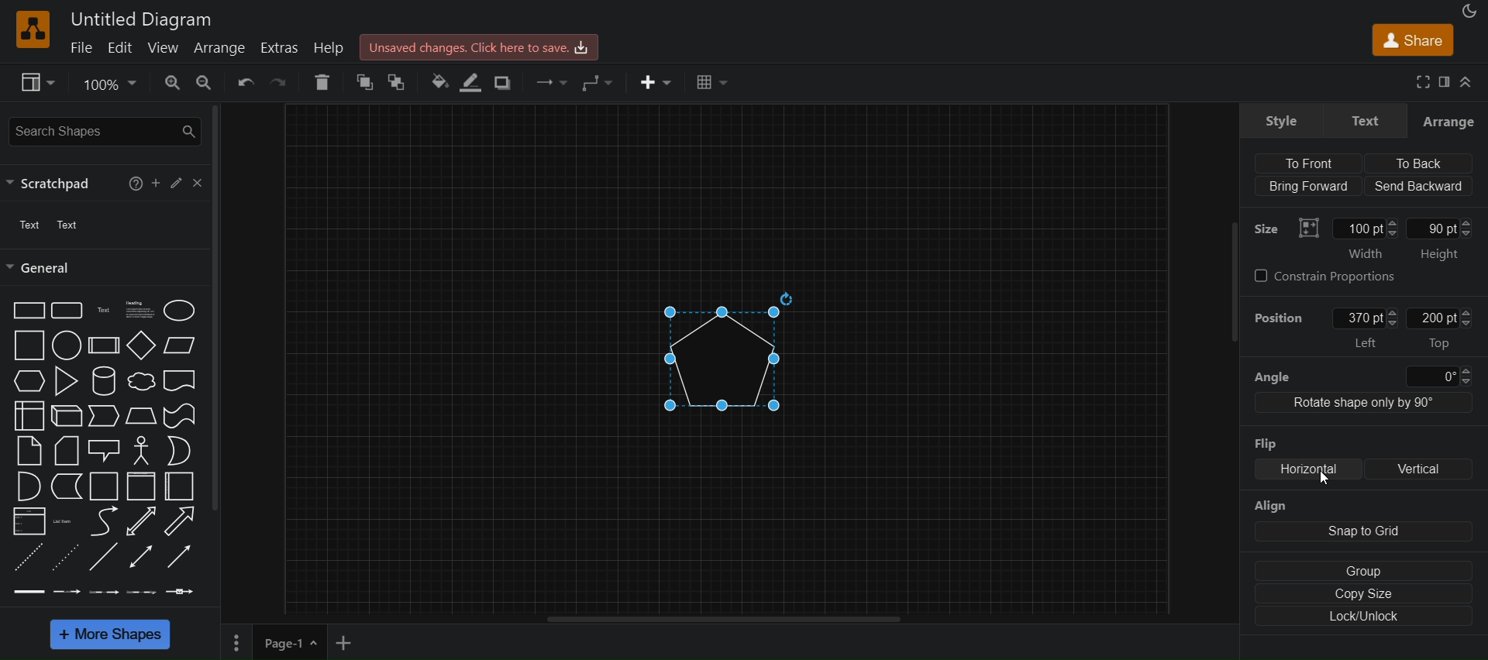  What do you see at coordinates (1445, 81) in the screenshot?
I see `format` at bounding box center [1445, 81].